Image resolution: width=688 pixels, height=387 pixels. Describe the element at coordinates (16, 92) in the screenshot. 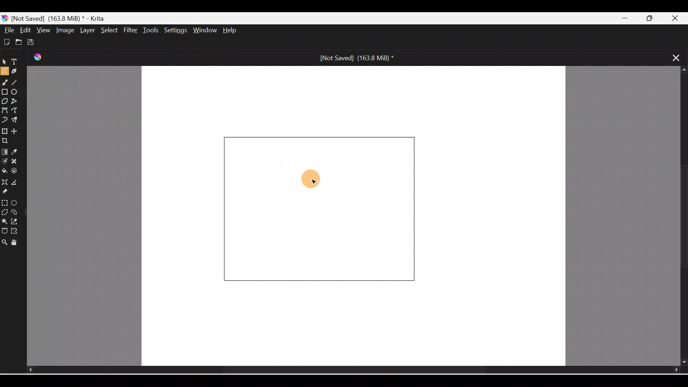

I see `Ellipse` at that location.